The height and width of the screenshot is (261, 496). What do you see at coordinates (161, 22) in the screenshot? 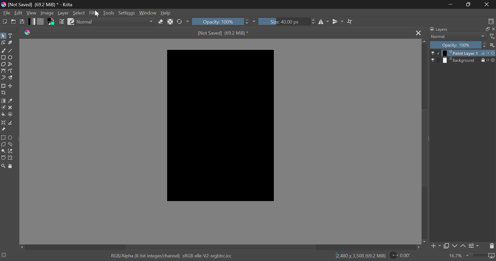
I see `Eraser` at bounding box center [161, 22].